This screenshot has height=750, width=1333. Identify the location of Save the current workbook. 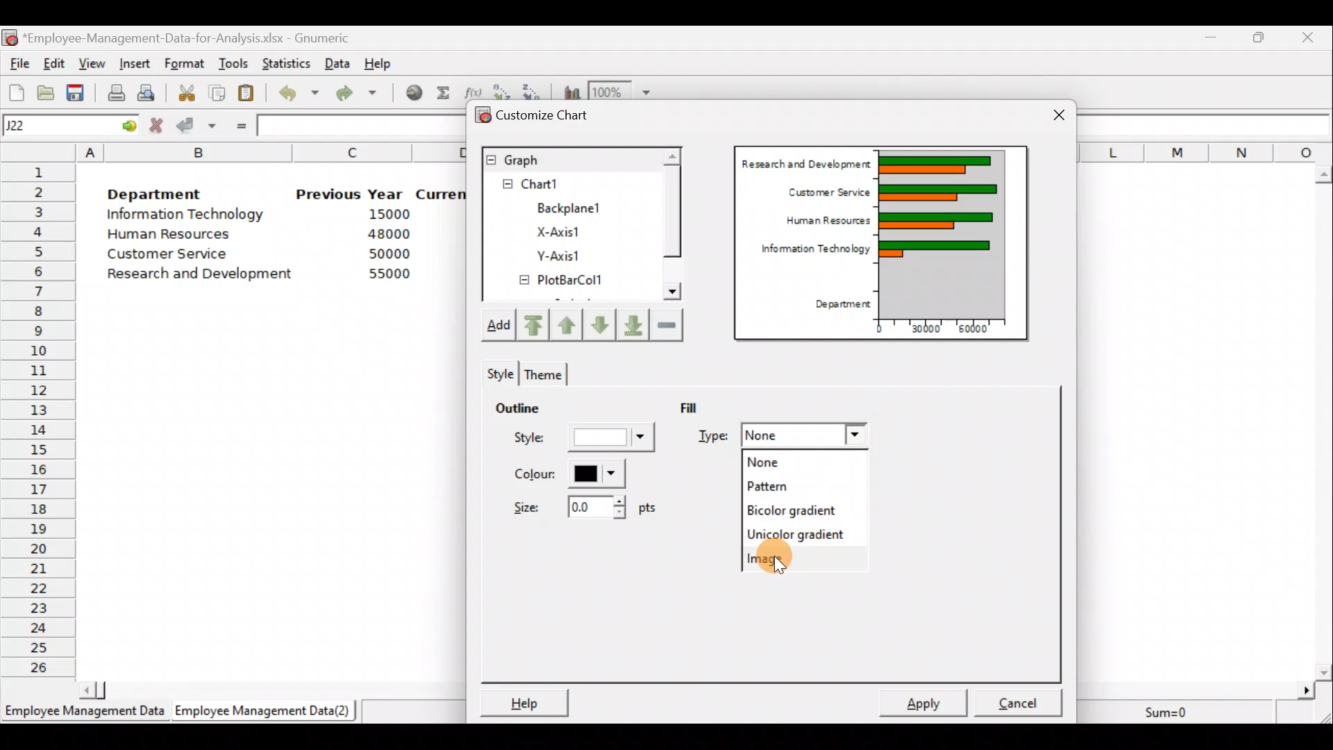
(76, 91).